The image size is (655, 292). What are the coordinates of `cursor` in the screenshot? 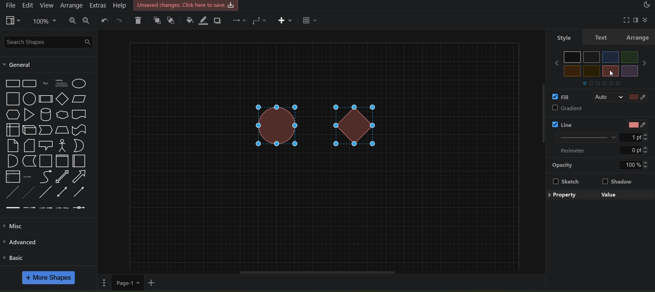 It's located at (612, 74).